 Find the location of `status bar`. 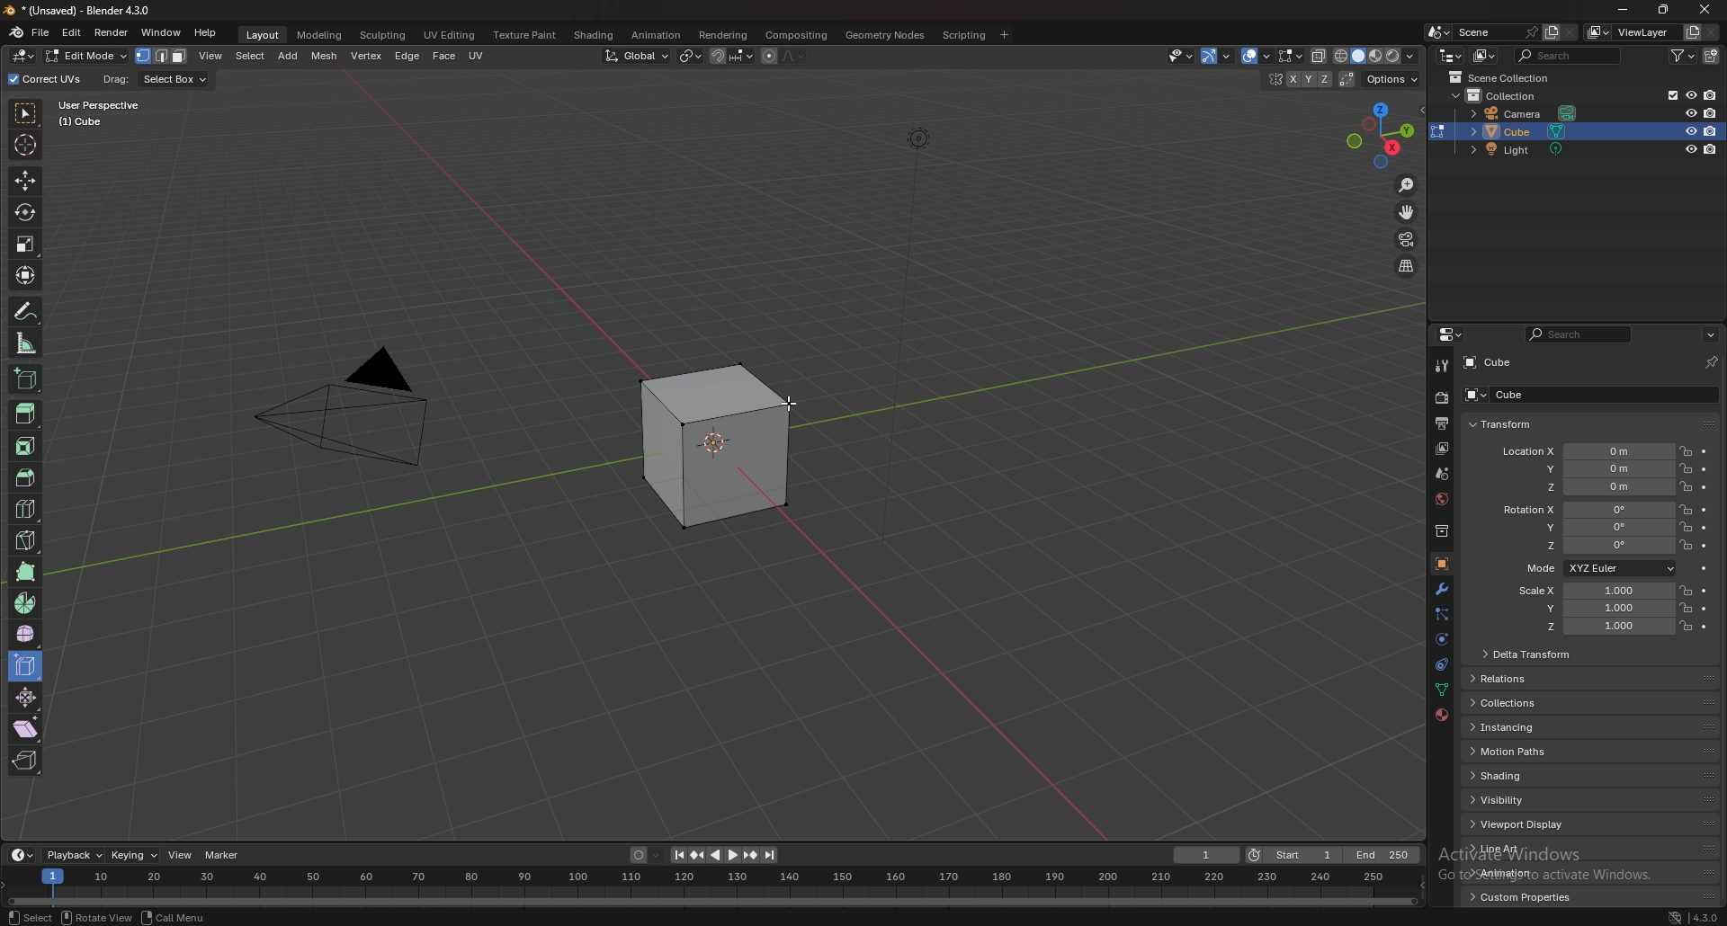

status bar is located at coordinates (147, 917).